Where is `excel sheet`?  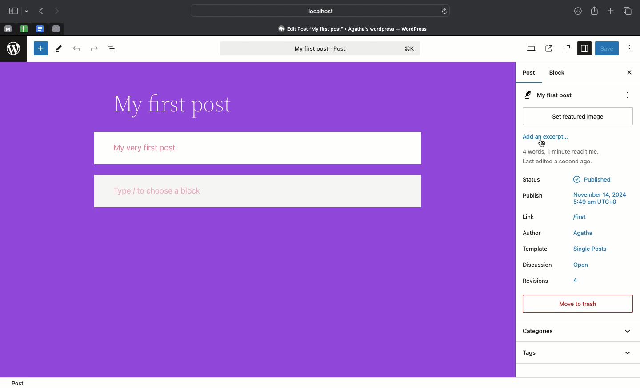
excel sheet is located at coordinates (23, 28).